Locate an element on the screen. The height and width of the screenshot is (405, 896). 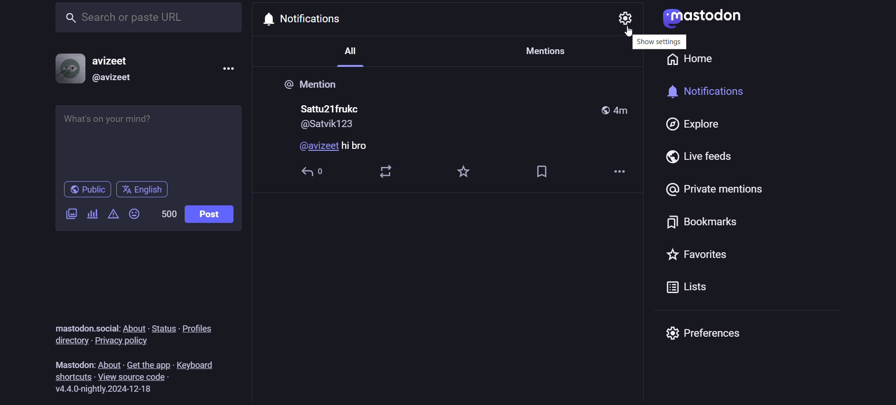
notification is located at coordinates (712, 90).